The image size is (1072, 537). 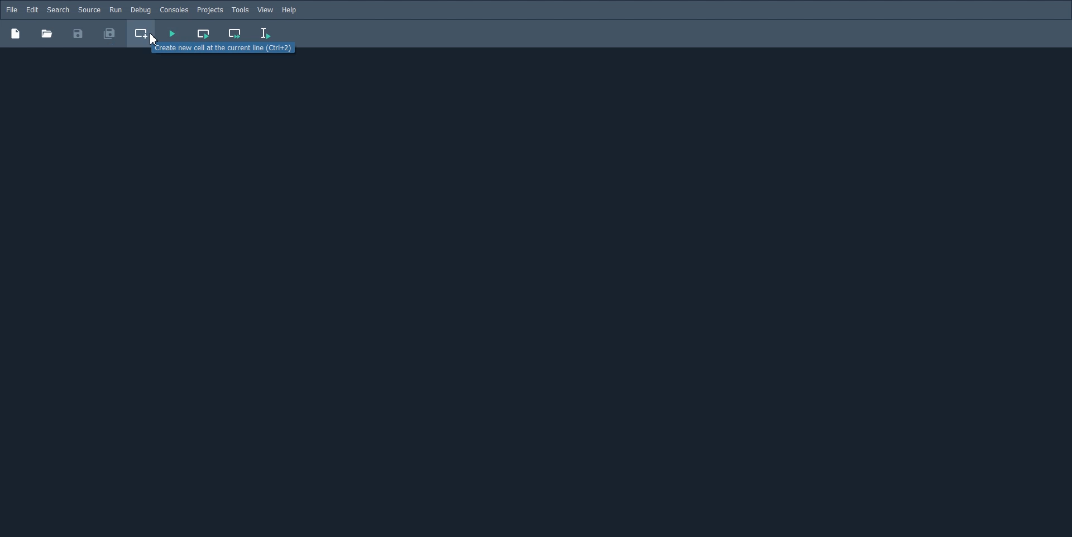 I want to click on Create new cell at the current file, so click(x=221, y=50).